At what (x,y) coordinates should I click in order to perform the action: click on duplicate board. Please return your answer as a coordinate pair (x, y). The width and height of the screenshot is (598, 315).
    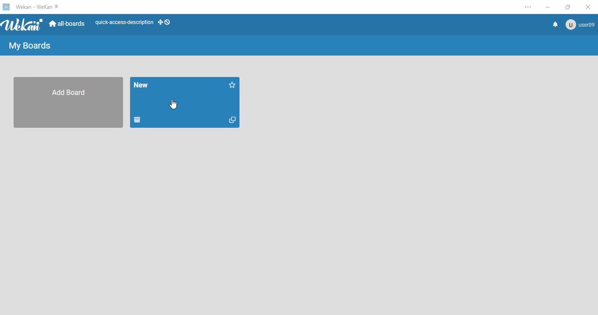
    Looking at the image, I should click on (232, 120).